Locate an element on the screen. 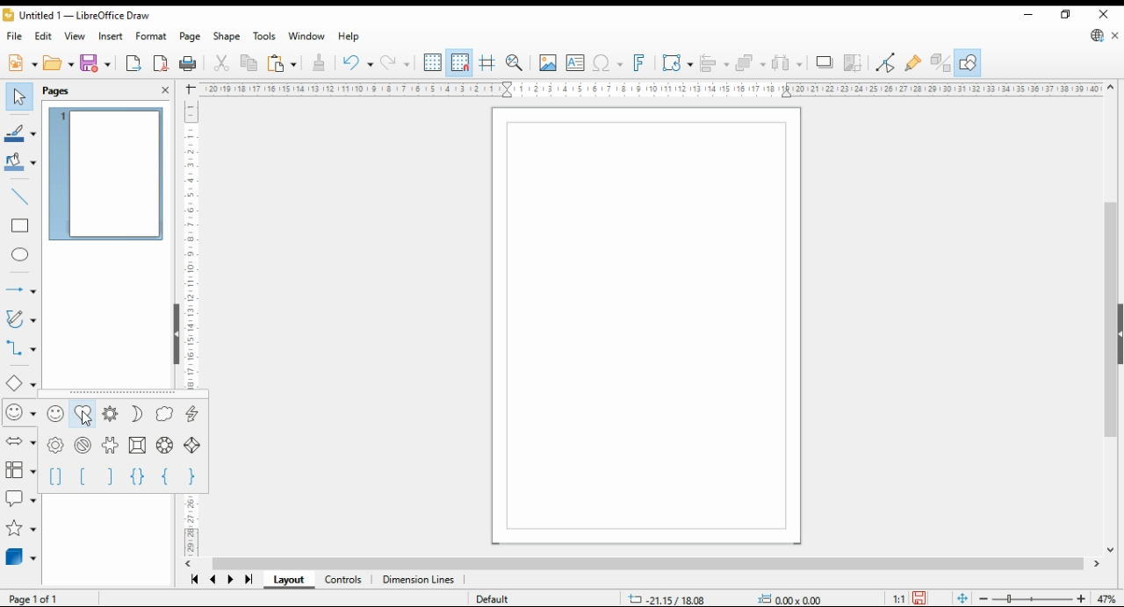  layout is located at coordinates (286, 581).